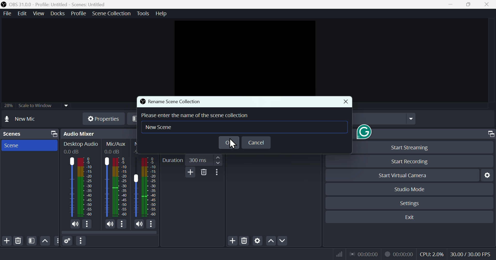 This screenshot has height=260, width=496. Describe the element at coordinates (412, 205) in the screenshot. I see `Settings` at that location.